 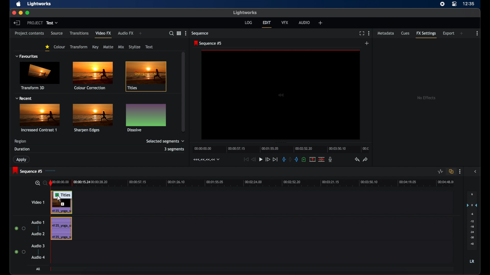 I want to click on minimize, so click(x=20, y=13).